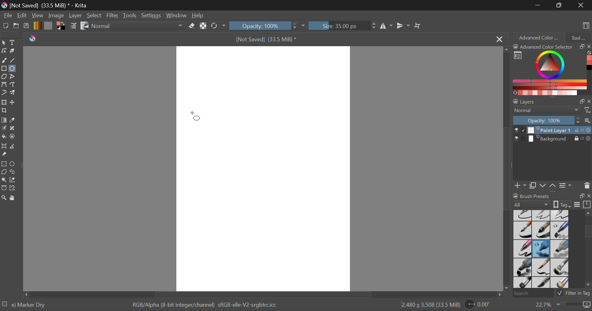  What do you see at coordinates (581, 5) in the screenshot?
I see `Close` at bounding box center [581, 5].